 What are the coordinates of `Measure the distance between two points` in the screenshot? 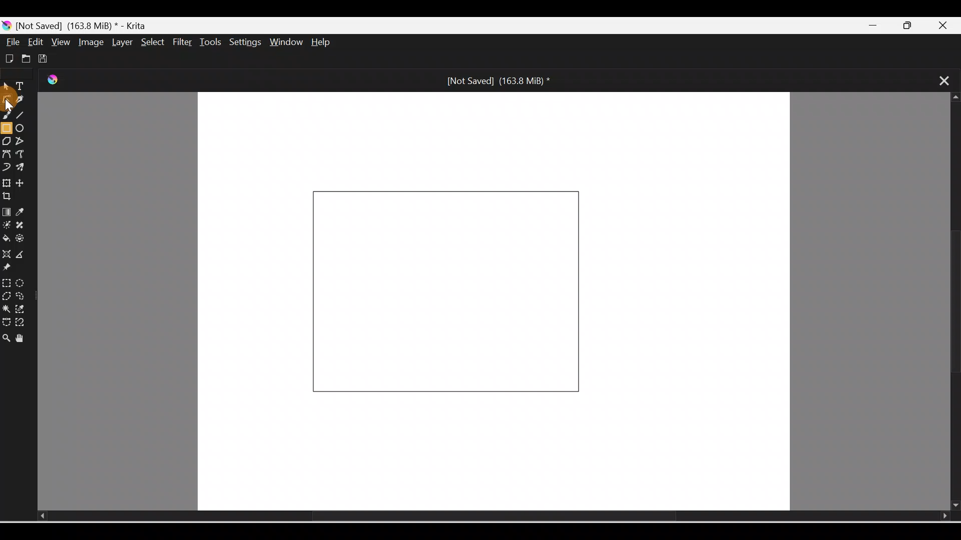 It's located at (24, 255).